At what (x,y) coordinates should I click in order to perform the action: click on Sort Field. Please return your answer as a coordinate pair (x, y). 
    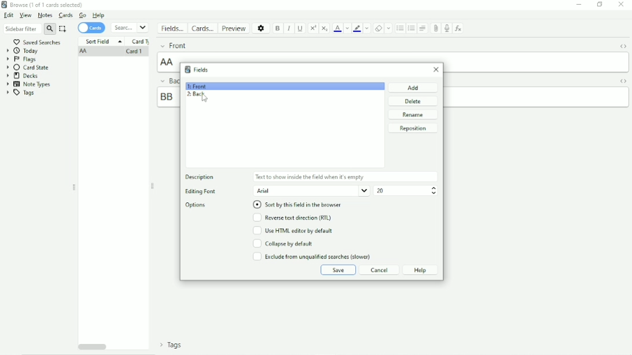
    Looking at the image, I should click on (103, 41).